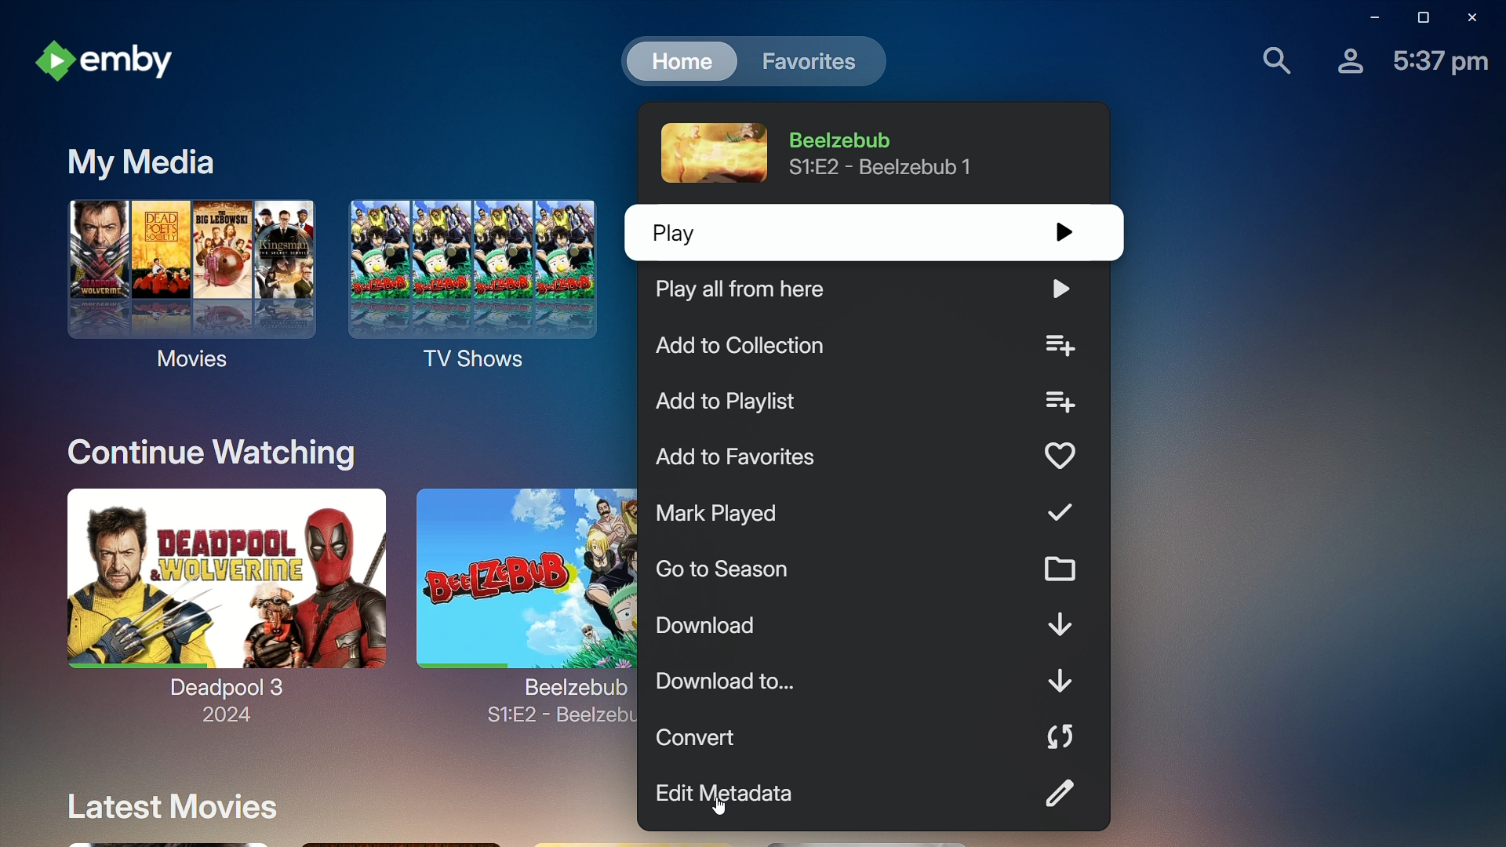 Image resolution: width=1506 pixels, height=847 pixels. What do you see at coordinates (871, 347) in the screenshot?
I see `Add to collection` at bounding box center [871, 347].